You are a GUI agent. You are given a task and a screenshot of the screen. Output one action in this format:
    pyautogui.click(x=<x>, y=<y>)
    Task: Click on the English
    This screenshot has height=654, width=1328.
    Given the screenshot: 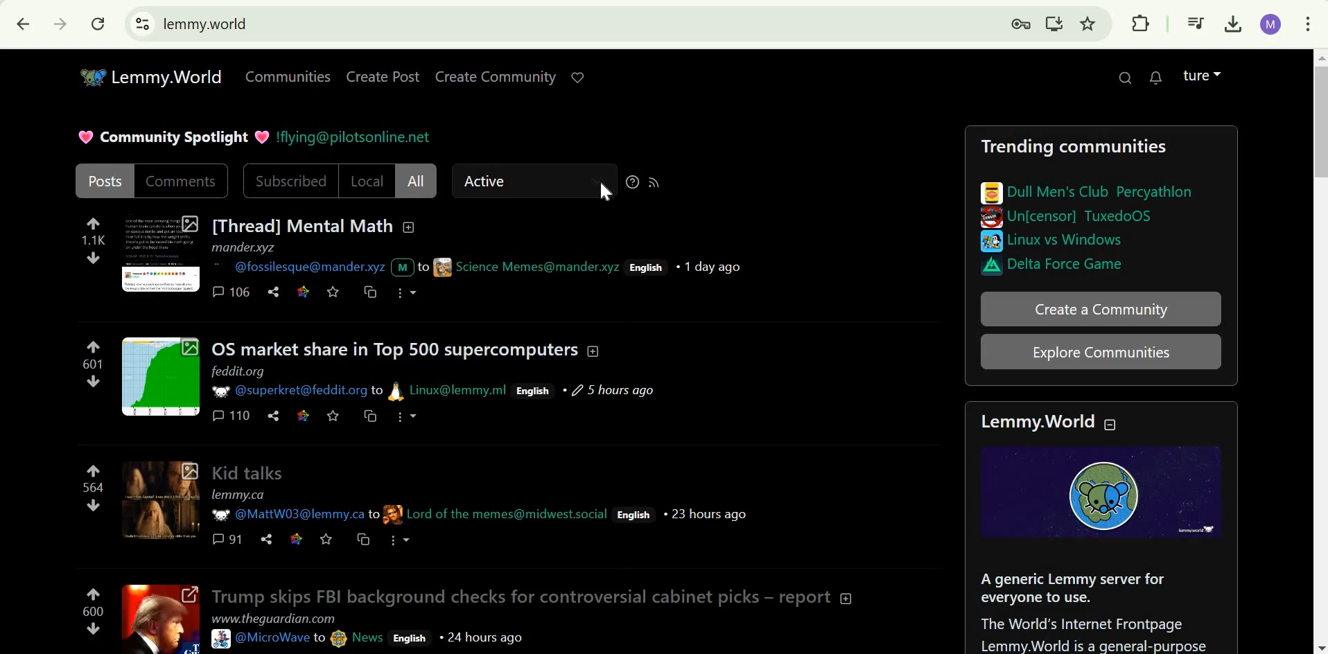 What is the action you would take?
    pyautogui.click(x=408, y=637)
    